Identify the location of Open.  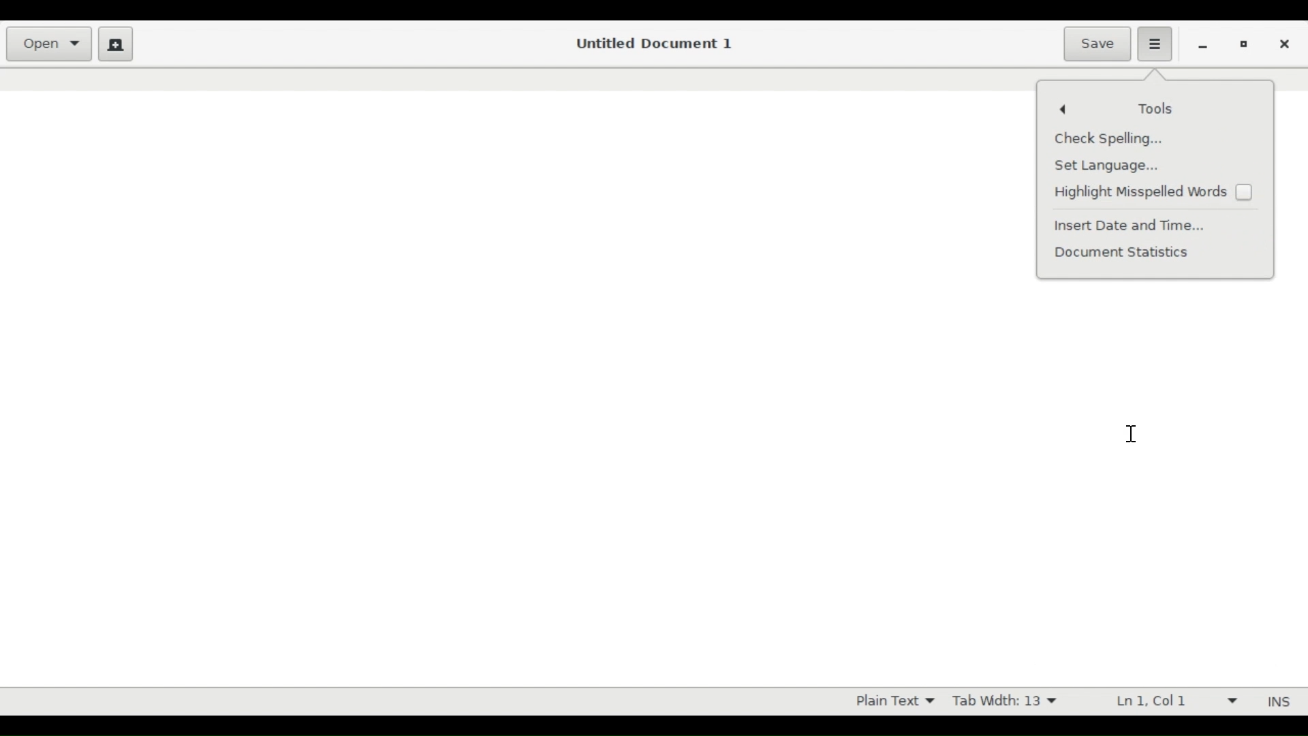
(48, 44).